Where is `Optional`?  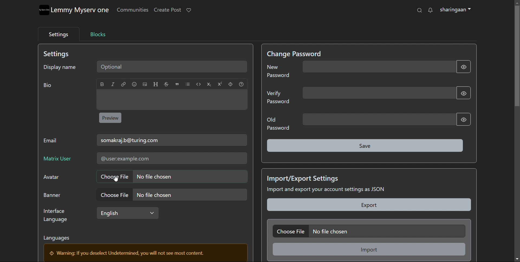
Optional is located at coordinates (174, 66).